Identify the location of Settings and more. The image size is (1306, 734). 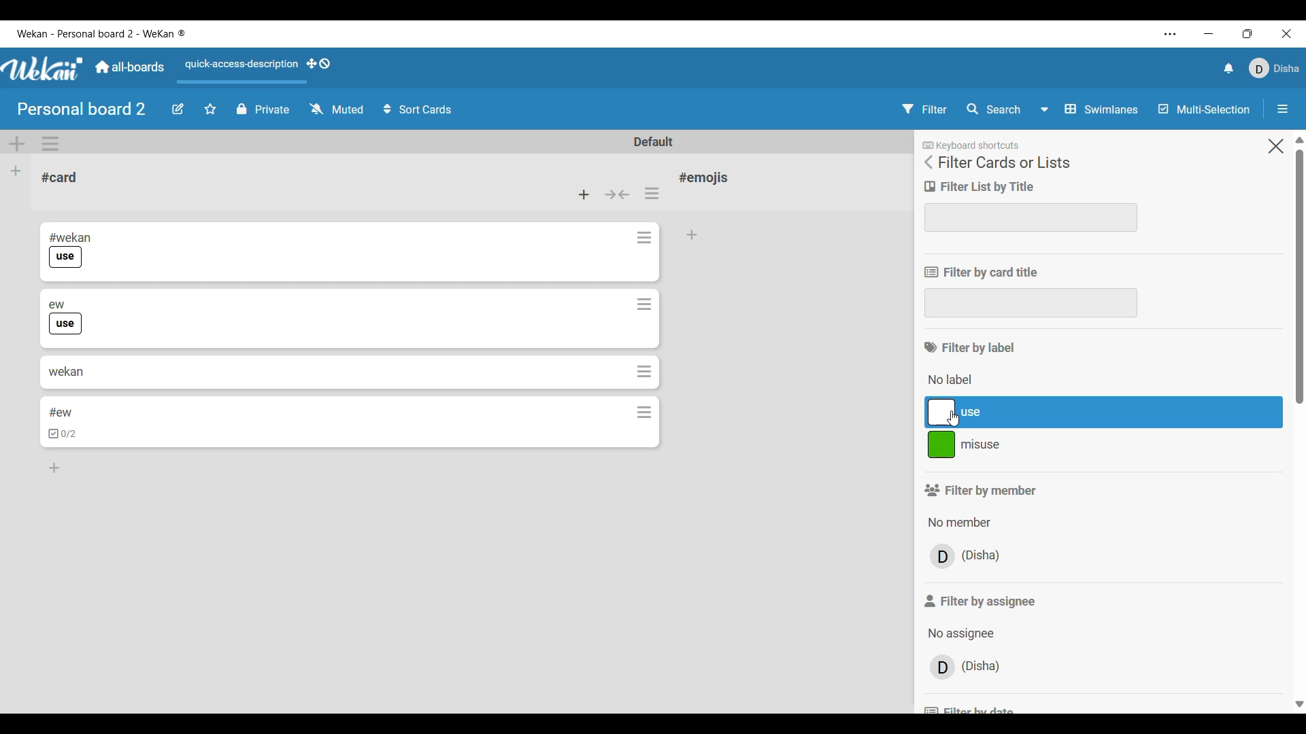
(1171, 34).